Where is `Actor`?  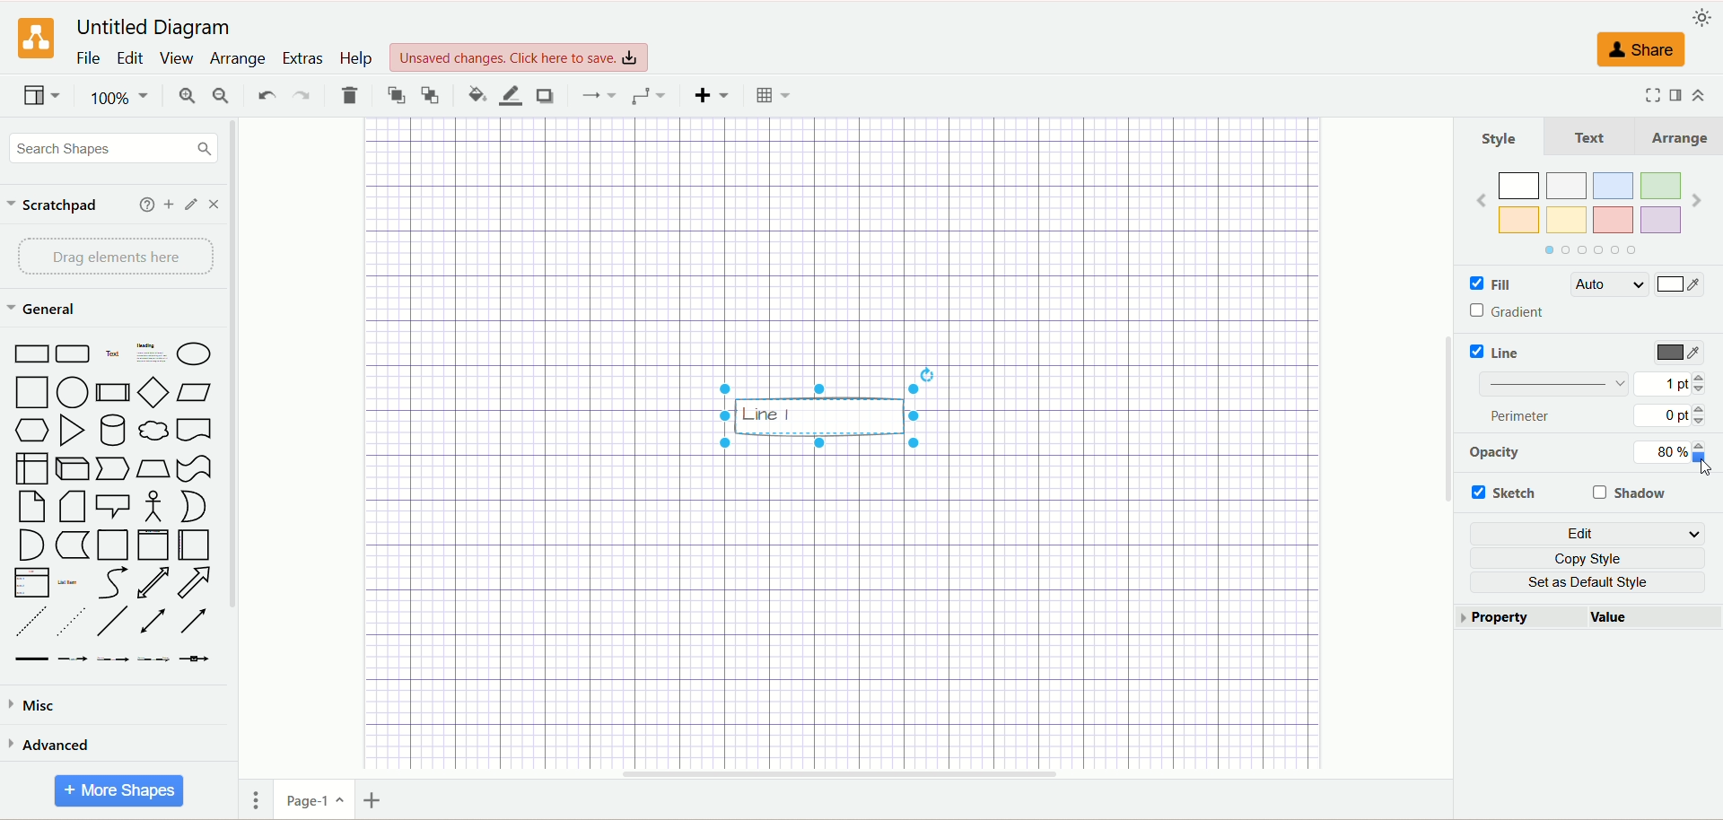
Actor is located at coordinates (153, 509).